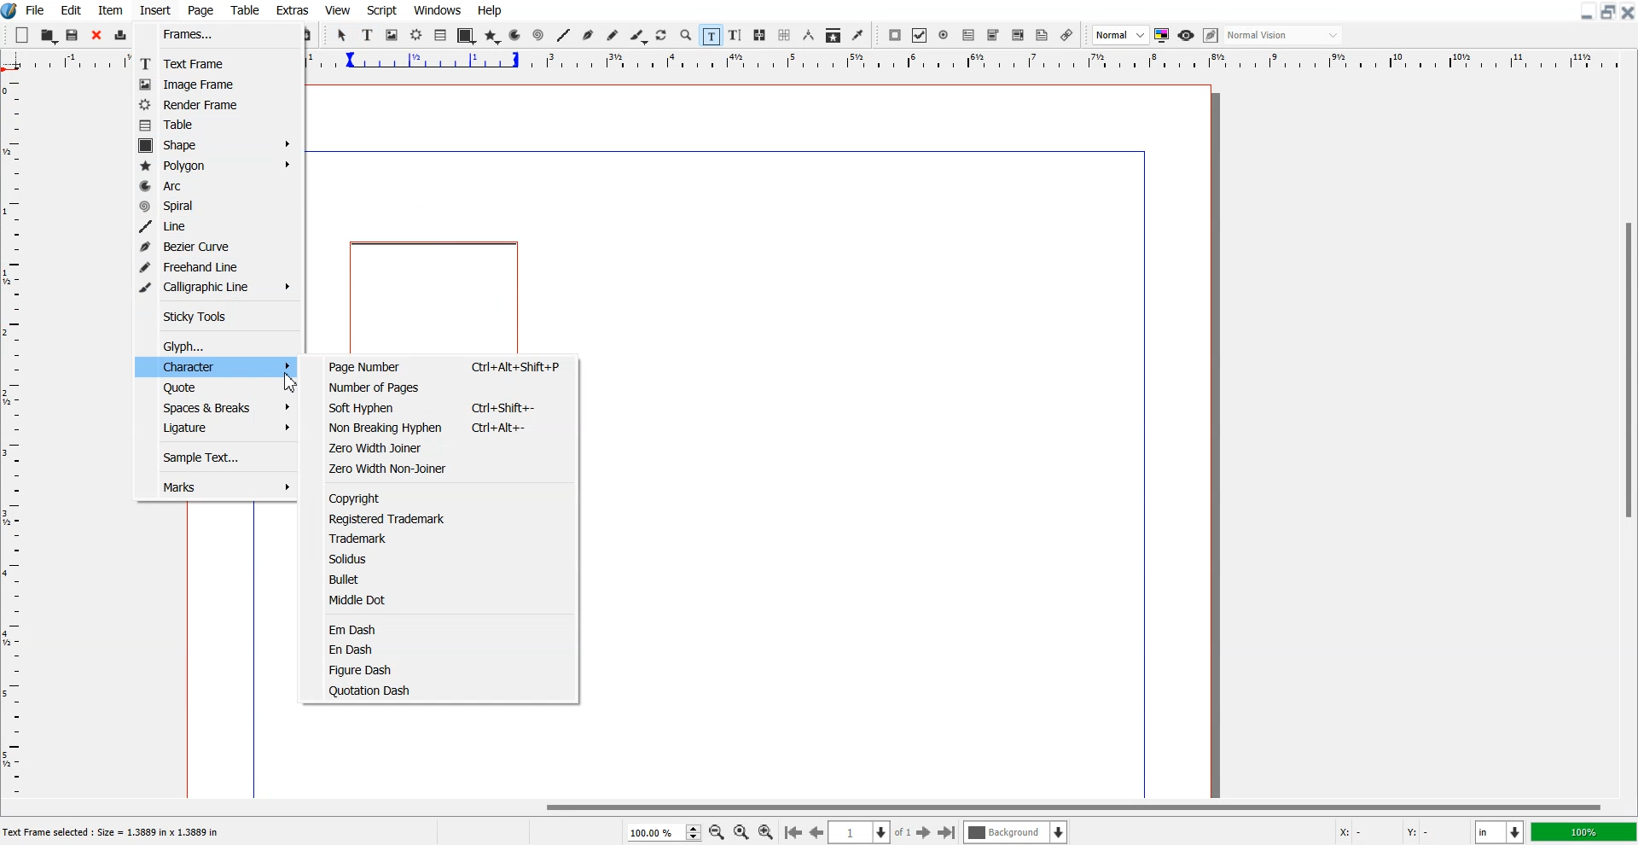  I want to click on Shape, so click(218, 146).